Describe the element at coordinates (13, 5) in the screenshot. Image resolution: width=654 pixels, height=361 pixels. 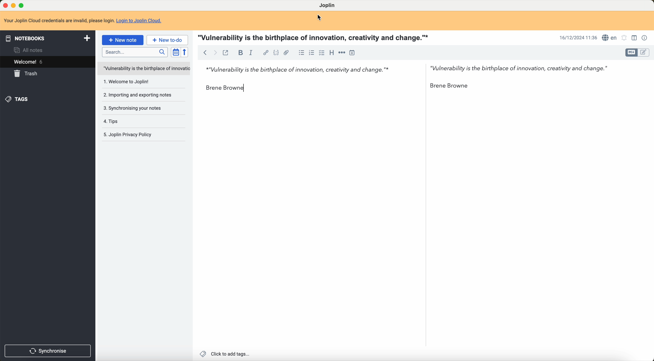
I see `minimize` at that location.